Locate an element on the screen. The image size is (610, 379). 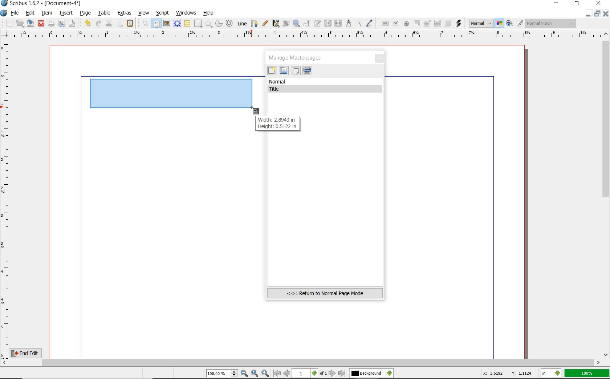
close is located at coordinates (41, 23).